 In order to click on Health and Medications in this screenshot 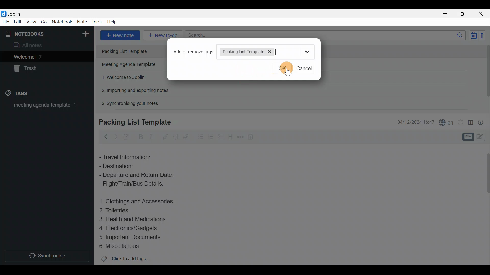, I will do `click(136, 219)`.